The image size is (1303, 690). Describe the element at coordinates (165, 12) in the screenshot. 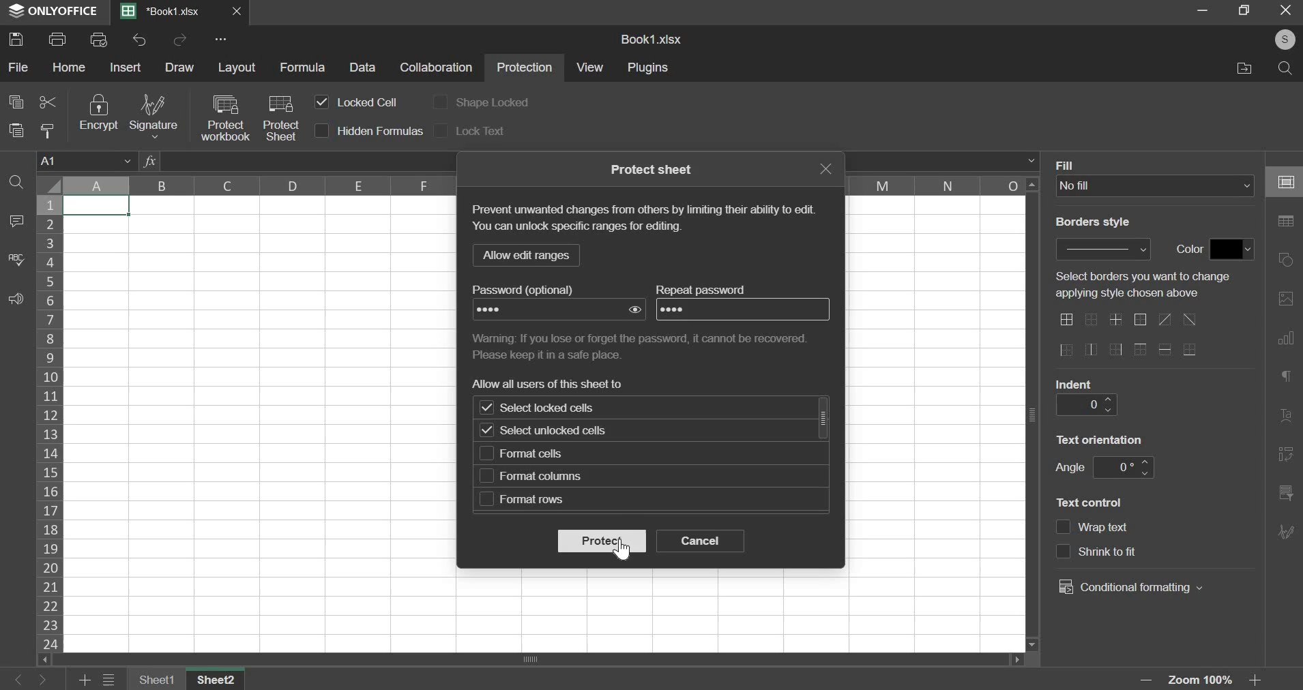

I see `Book1.xlsx` at that location.